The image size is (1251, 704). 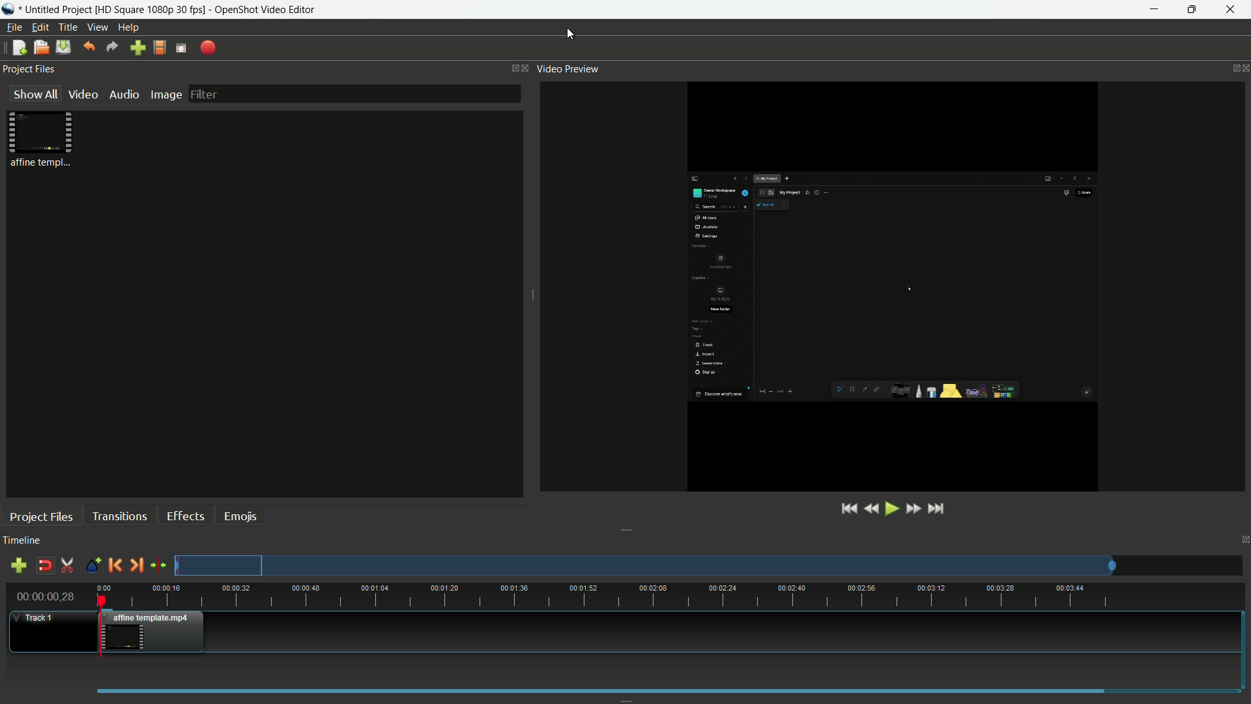 What do you see at coordinates (1243, 540) in the screenshot?
I see `close timeline` at bounding box center [1243, 540].